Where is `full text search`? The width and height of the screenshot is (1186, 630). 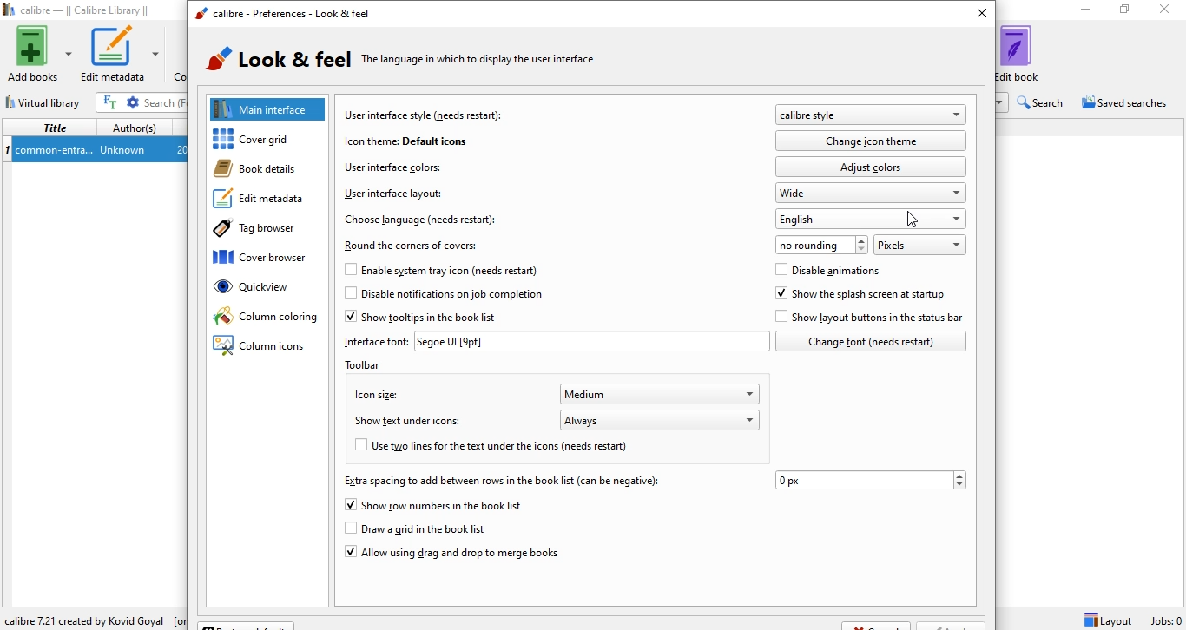 full text search is located at coordinates (112, 102).